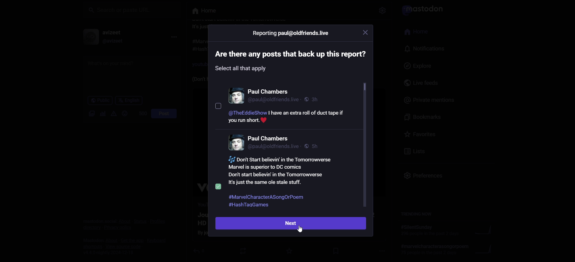  Describe the element at coordinates (301, 229) in the screenshot. I see `` at that location.